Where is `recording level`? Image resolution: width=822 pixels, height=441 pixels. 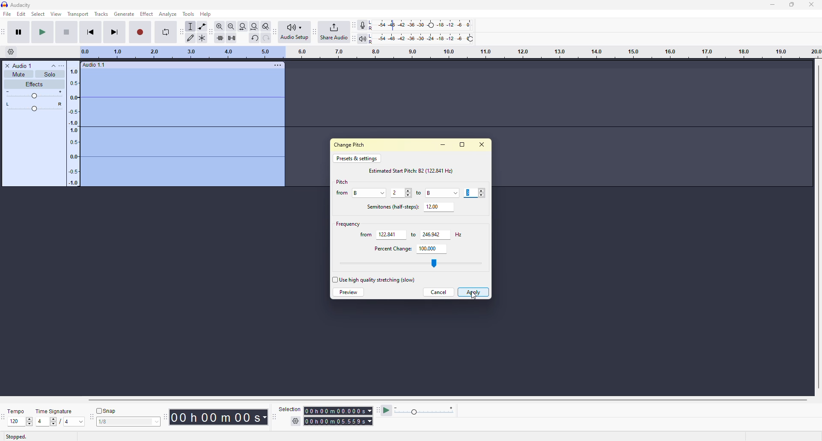
recording level is located at coordinates (421, 25).